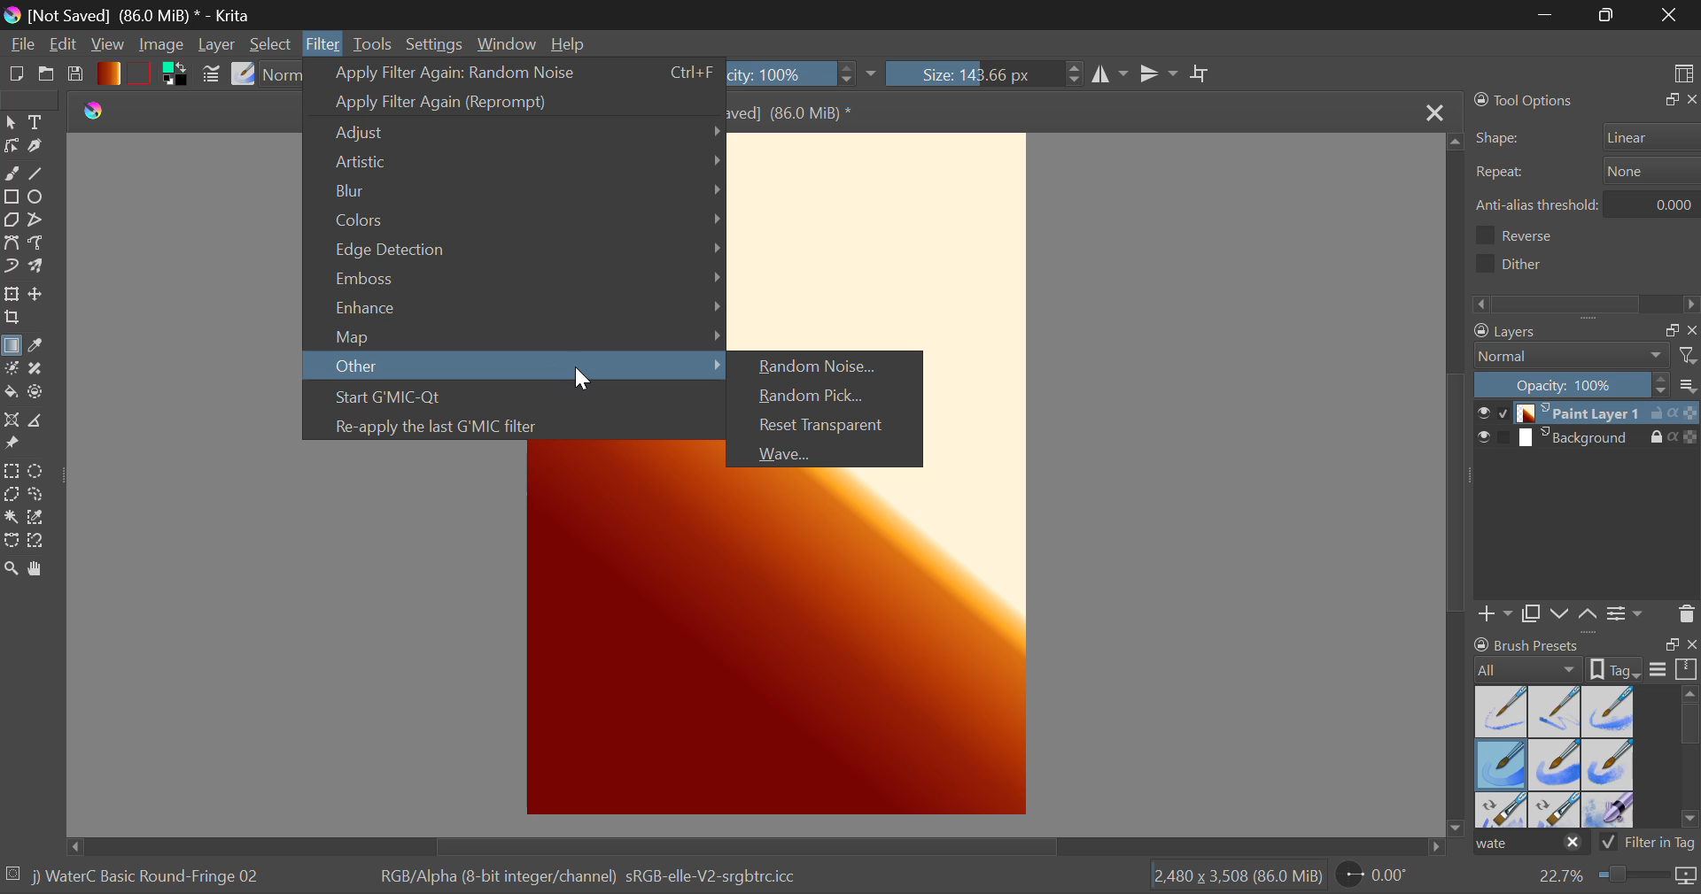 The width and height of the screenshot is (1701, 894). I want to click on Random Pick, so click(829, 397).